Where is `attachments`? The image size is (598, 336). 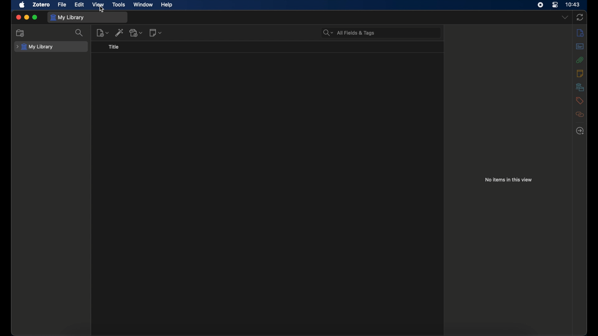 attachments is located at coordinates (580, 60).